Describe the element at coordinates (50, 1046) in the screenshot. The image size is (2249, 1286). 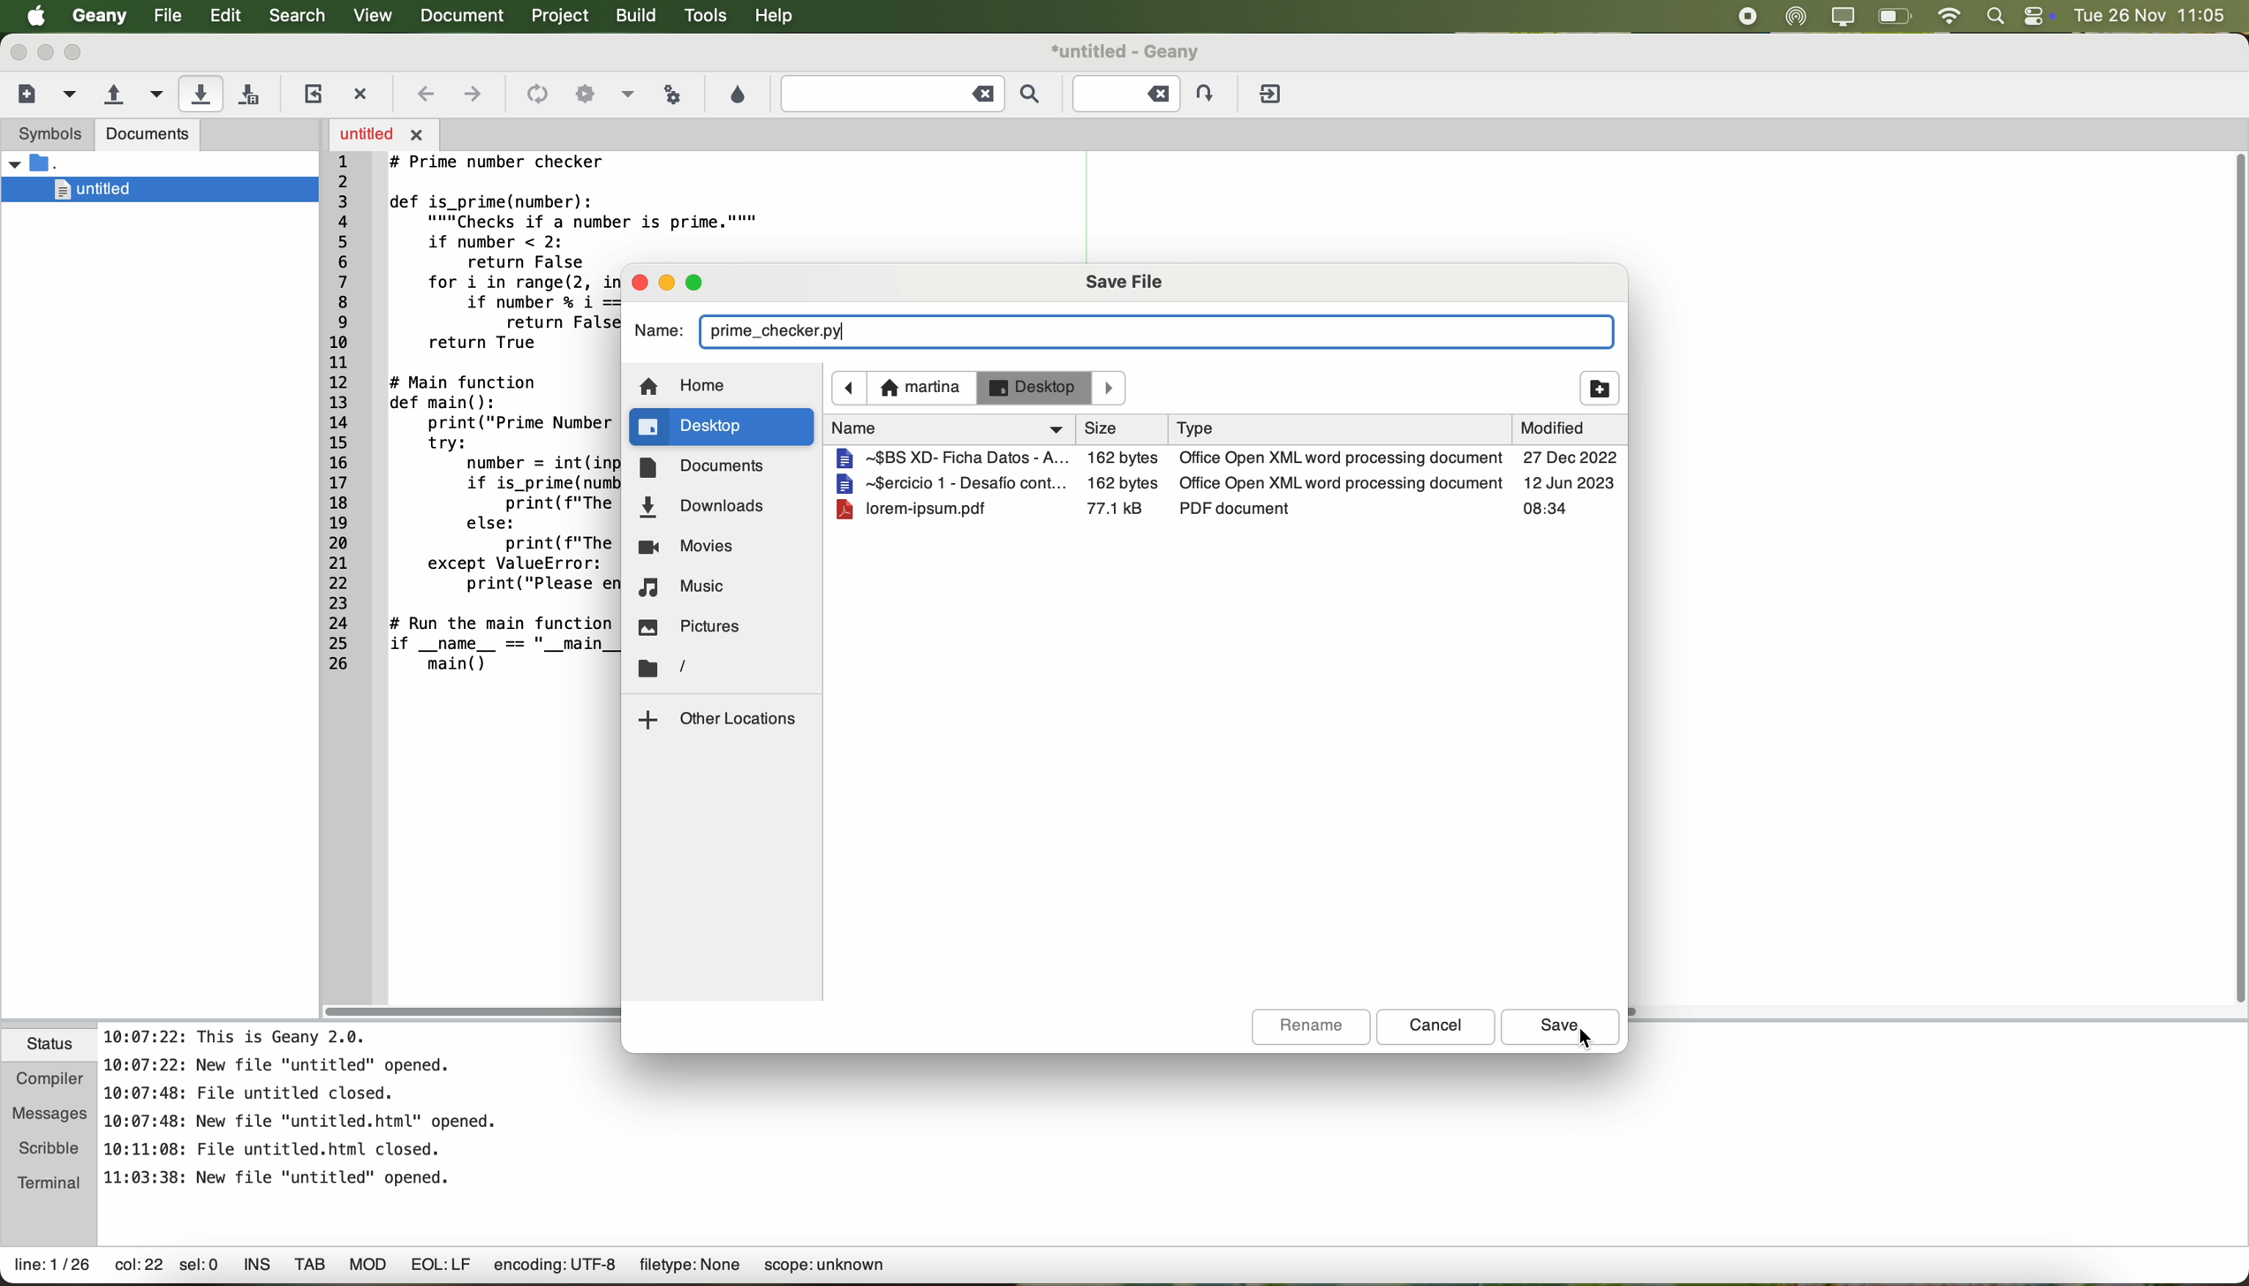
I see `status` at that location.